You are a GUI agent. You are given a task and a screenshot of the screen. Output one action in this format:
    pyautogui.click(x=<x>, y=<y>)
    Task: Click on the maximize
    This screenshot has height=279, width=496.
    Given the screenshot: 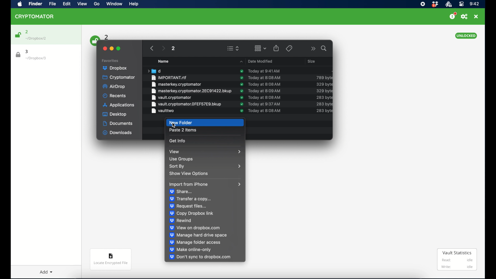 What is the action you would take?
    pyautogui.click(x=119, y=49)
    